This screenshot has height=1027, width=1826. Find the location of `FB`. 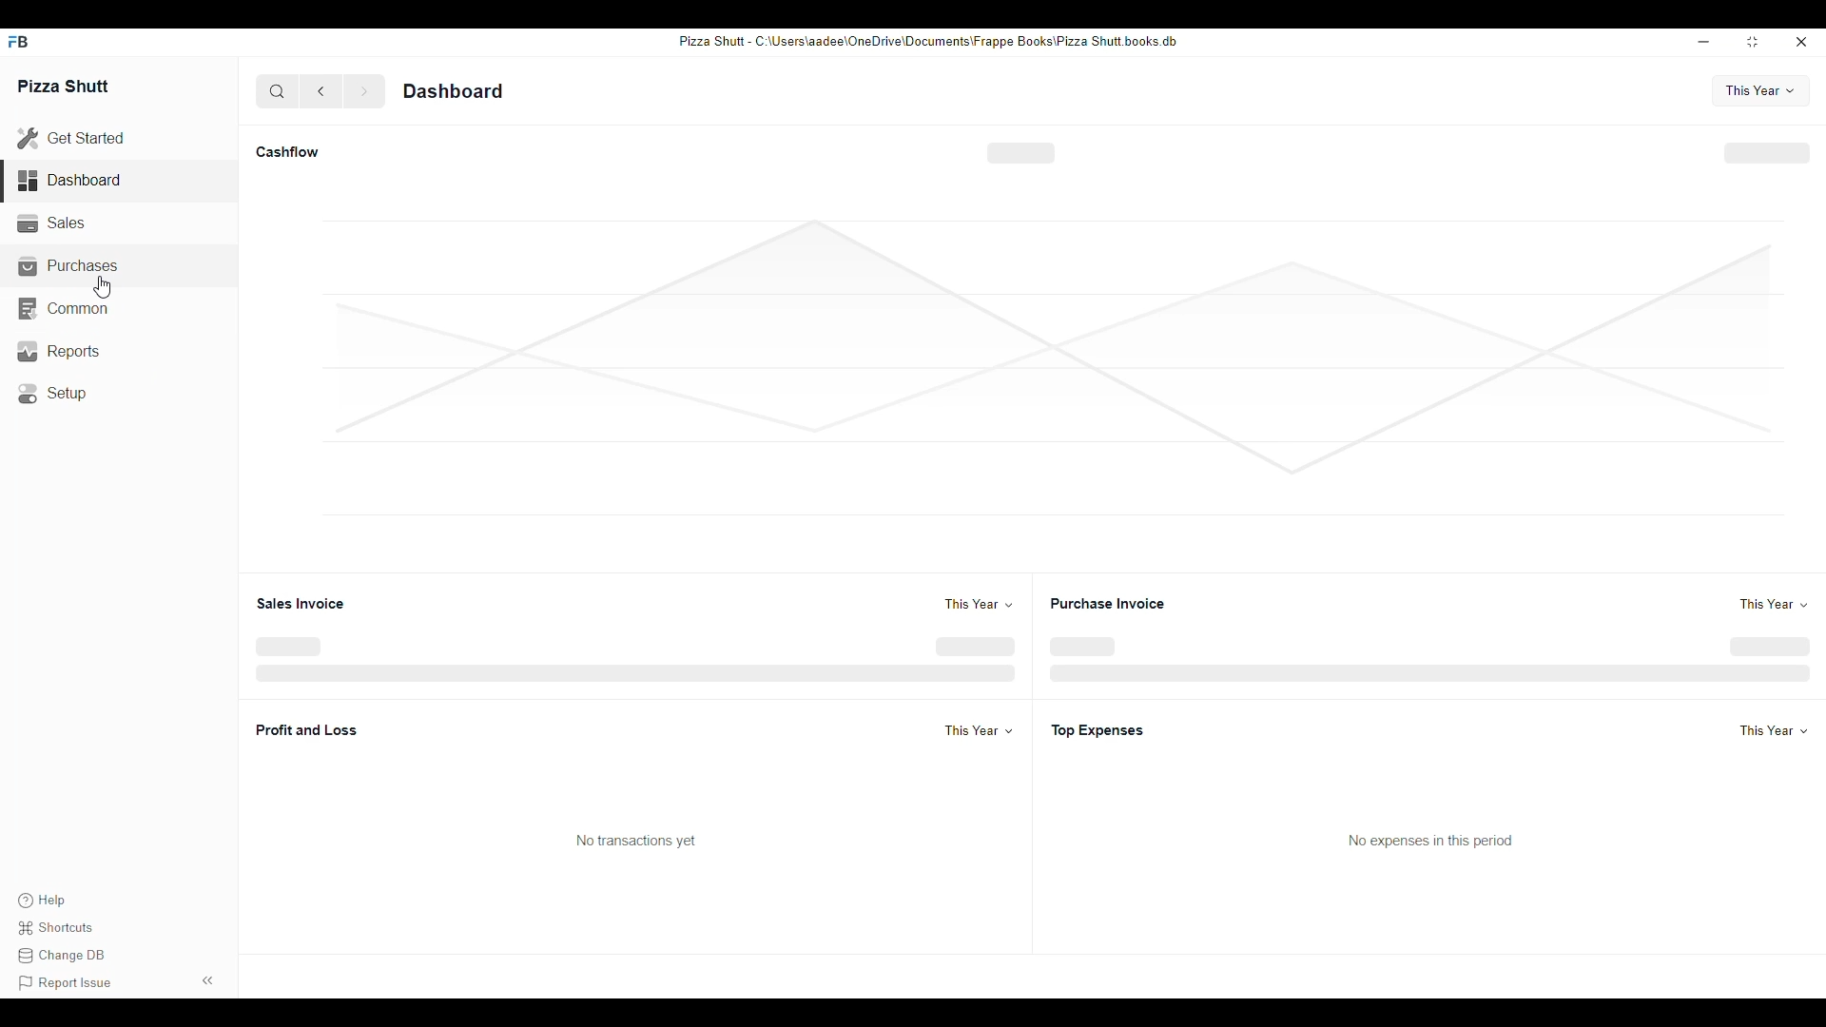

FB is located at coordinates (21, 42).